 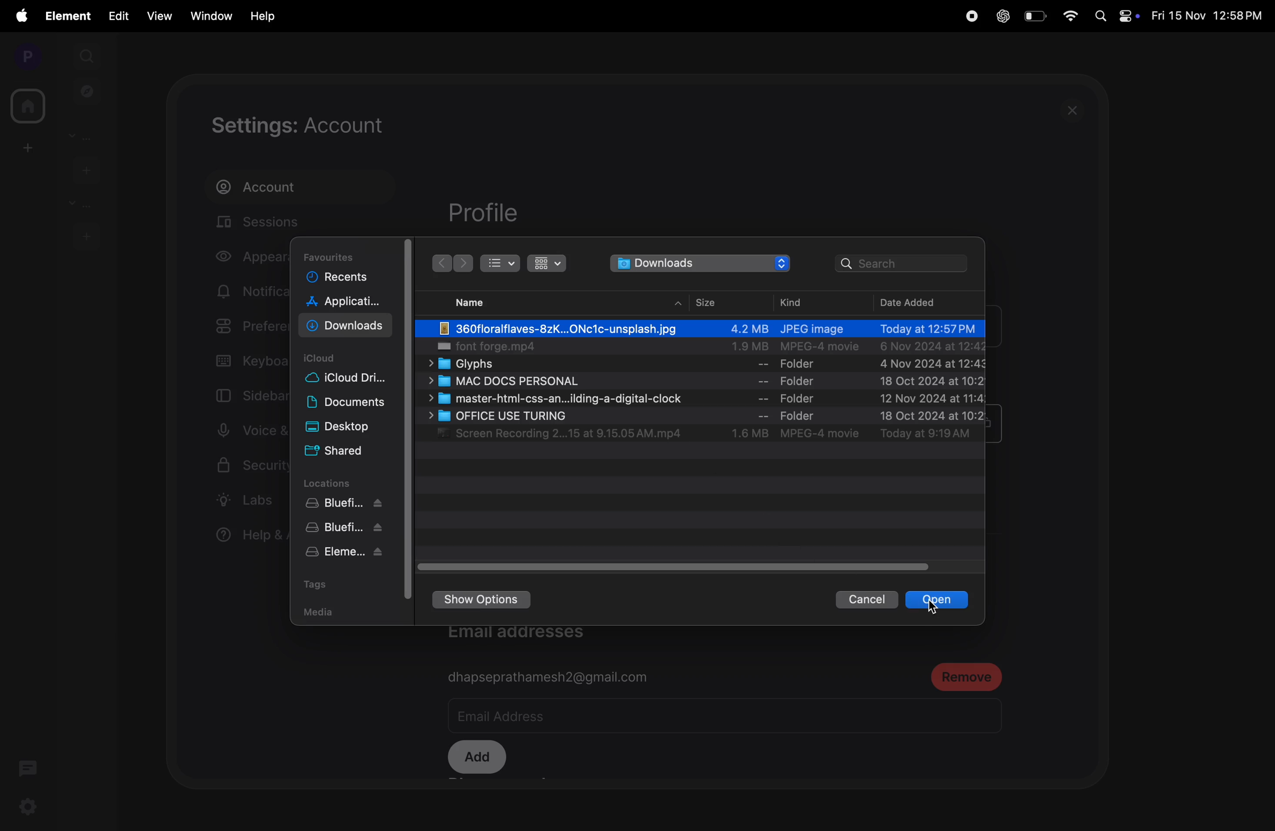 I want to click on search, so click(x=905, y=263).